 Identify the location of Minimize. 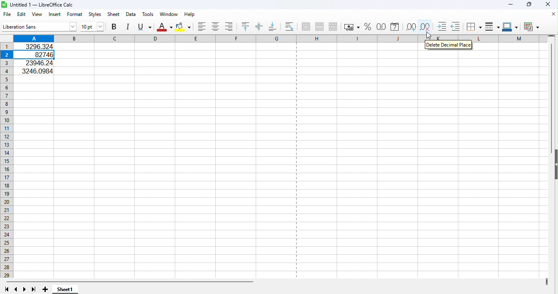
(511, 4).